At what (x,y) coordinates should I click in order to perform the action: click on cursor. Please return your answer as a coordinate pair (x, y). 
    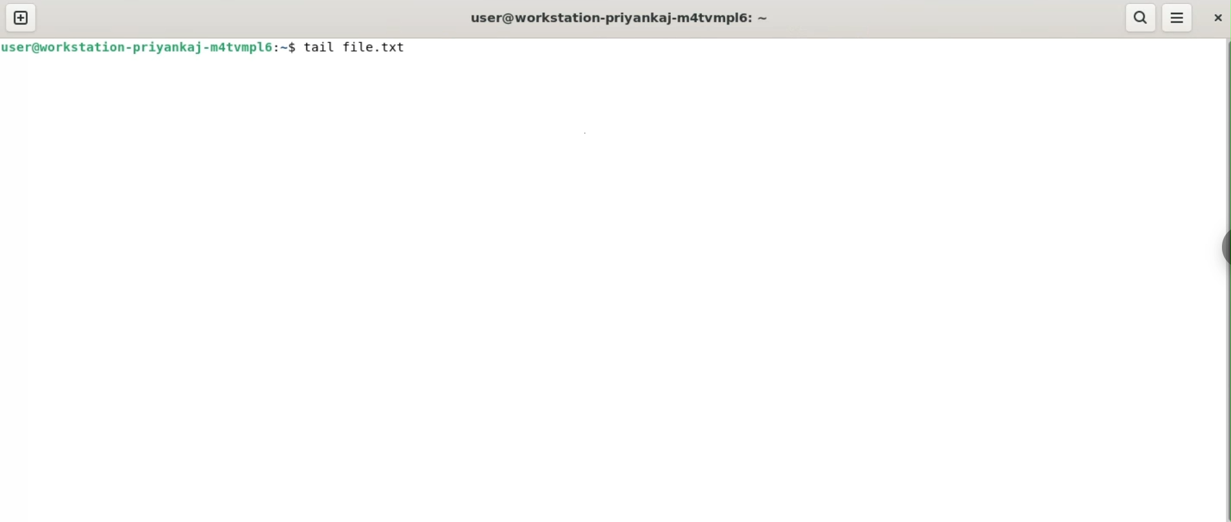
    Looking at the image, I should click on (414, 49).